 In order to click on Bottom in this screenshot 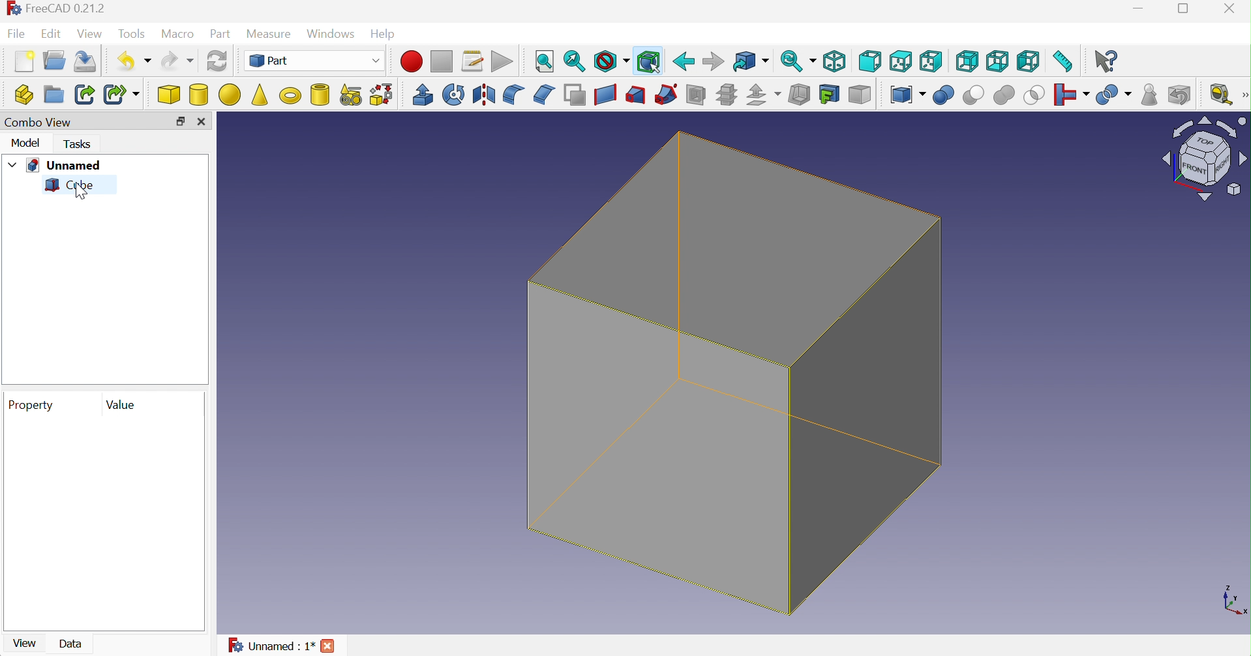, I will do `click(997, 61)`.